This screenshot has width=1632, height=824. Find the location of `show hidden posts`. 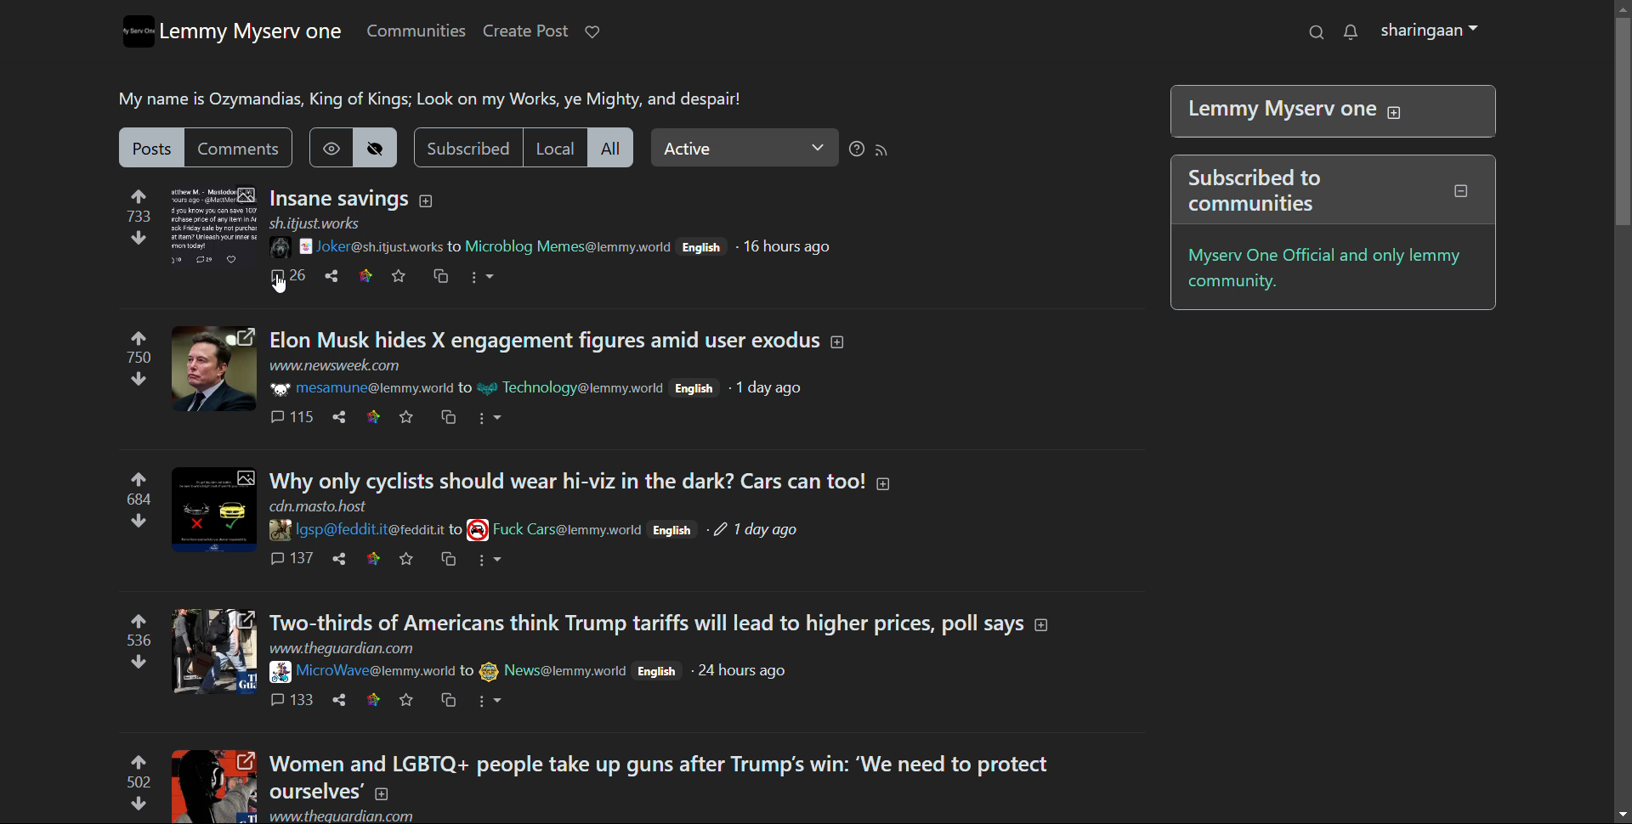

show hidden posts is located at coordinates (330, 147).